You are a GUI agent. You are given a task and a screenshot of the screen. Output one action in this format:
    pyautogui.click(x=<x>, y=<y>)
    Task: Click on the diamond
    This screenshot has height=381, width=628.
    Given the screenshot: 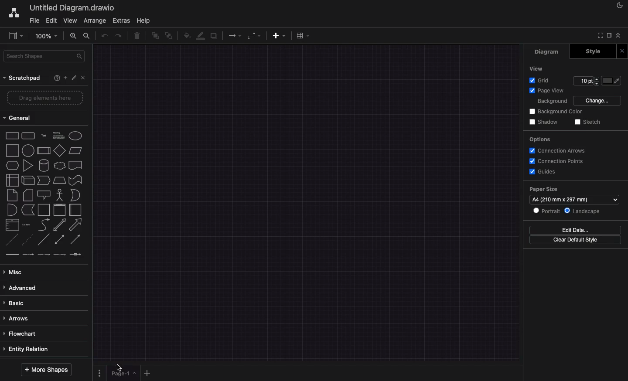 What is the action you would take?
    pyautogui.click(x=60, y=151)
    